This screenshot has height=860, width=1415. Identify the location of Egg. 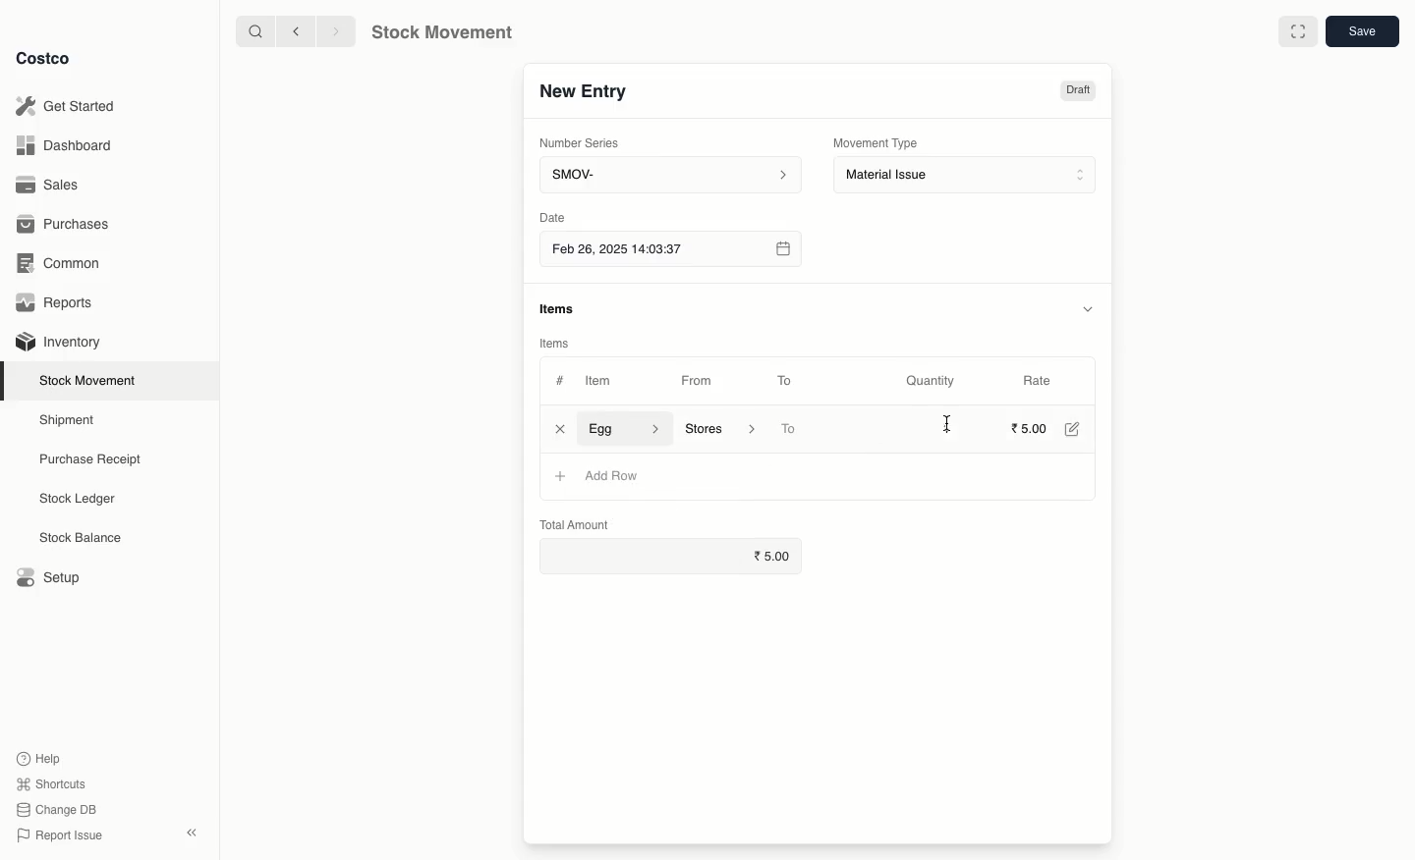
(624, 428).